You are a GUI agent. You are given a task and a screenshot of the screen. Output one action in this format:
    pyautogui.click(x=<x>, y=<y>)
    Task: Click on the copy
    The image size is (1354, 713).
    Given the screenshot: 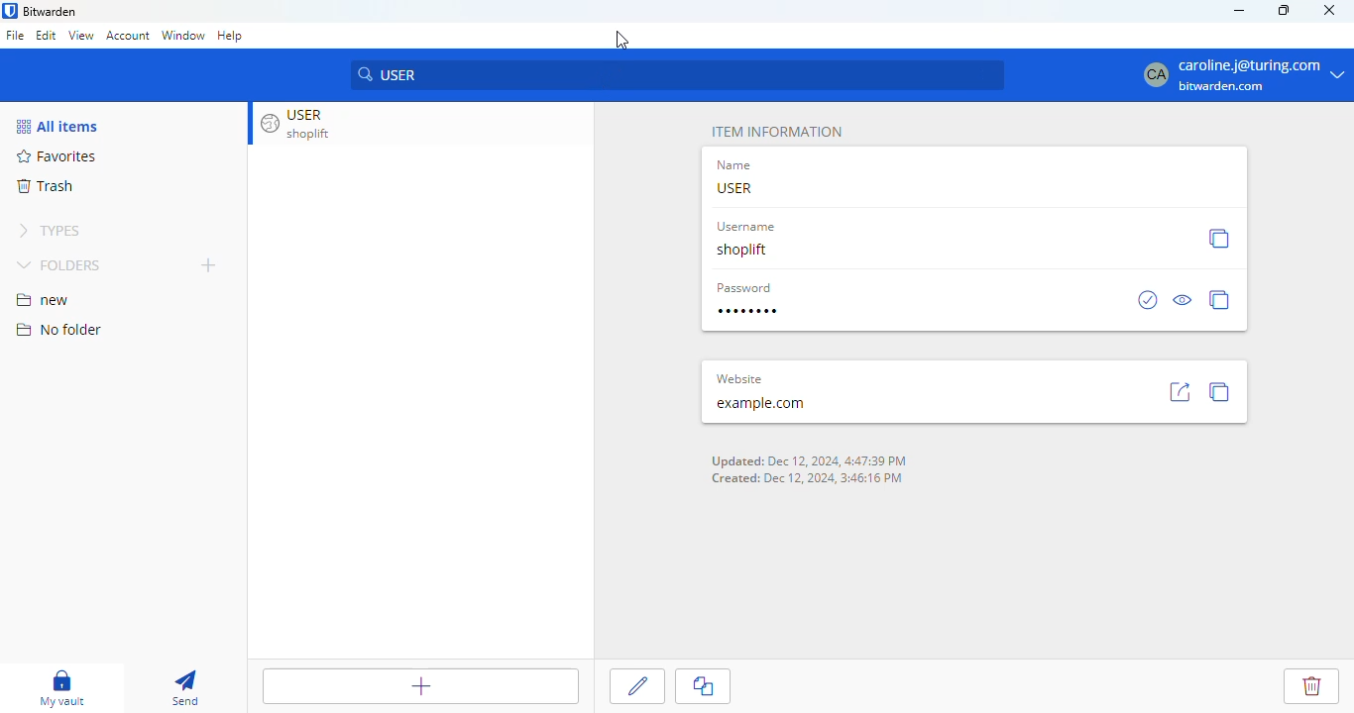 What is the action you would take?
    pyautogui.click(x=702, y=686)
    